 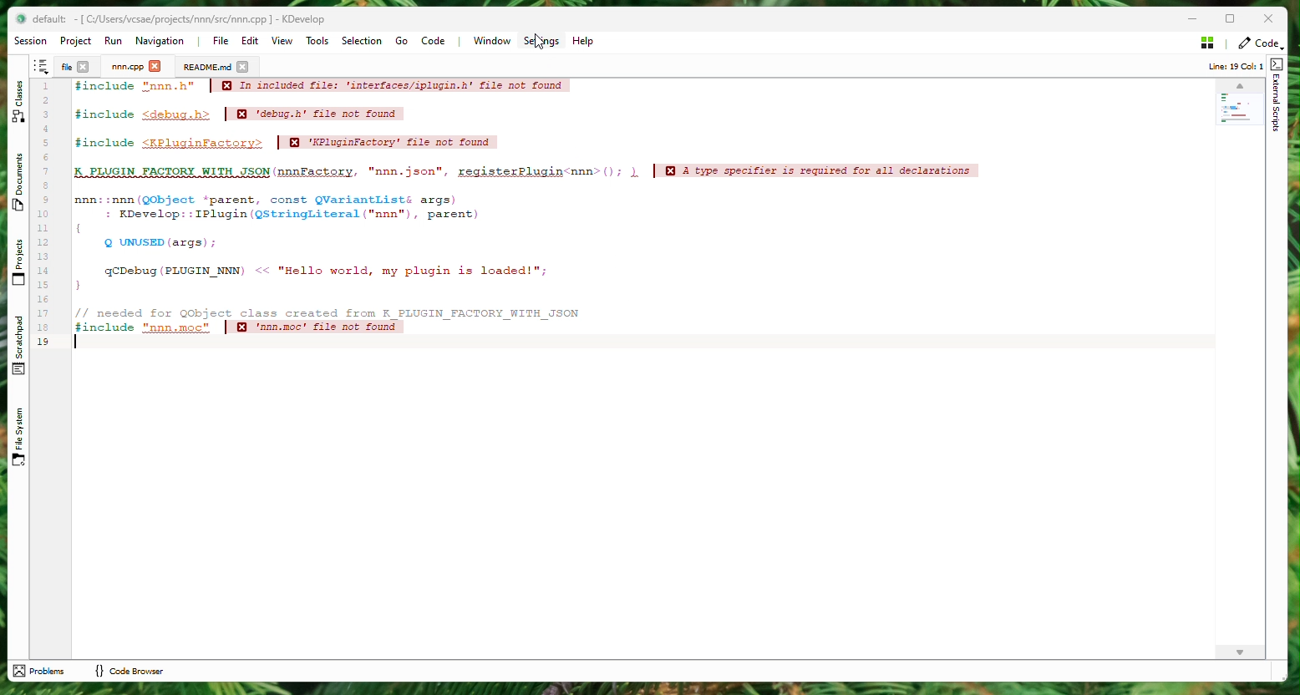 What do you see at coordinates (1267, 21) in the screenshot?
I see `Close` at bounding box center [1267, 21].